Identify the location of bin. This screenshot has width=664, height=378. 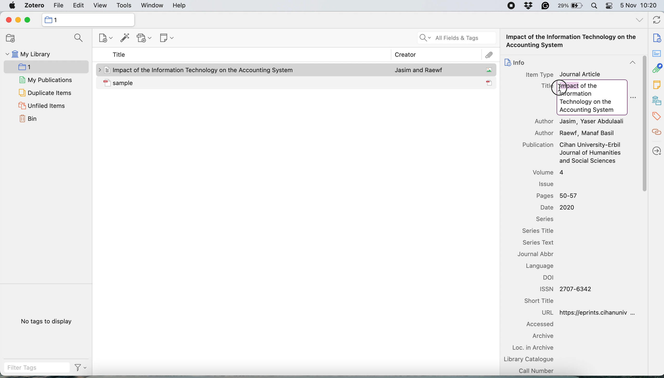
(29, 119).